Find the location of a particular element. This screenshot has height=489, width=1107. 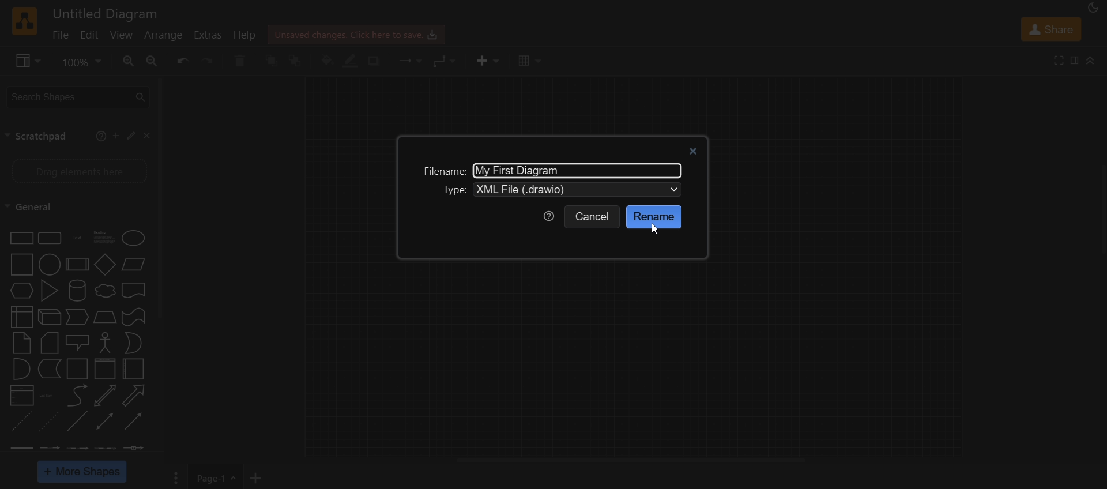

cancel is located at coordinates (593, 217).